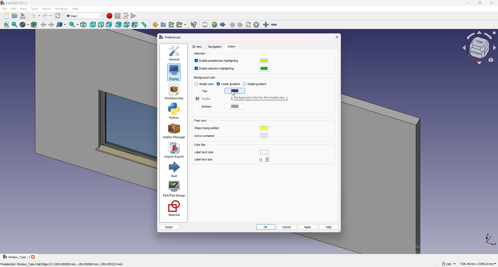  I want to click on import export, so click(174, 150).